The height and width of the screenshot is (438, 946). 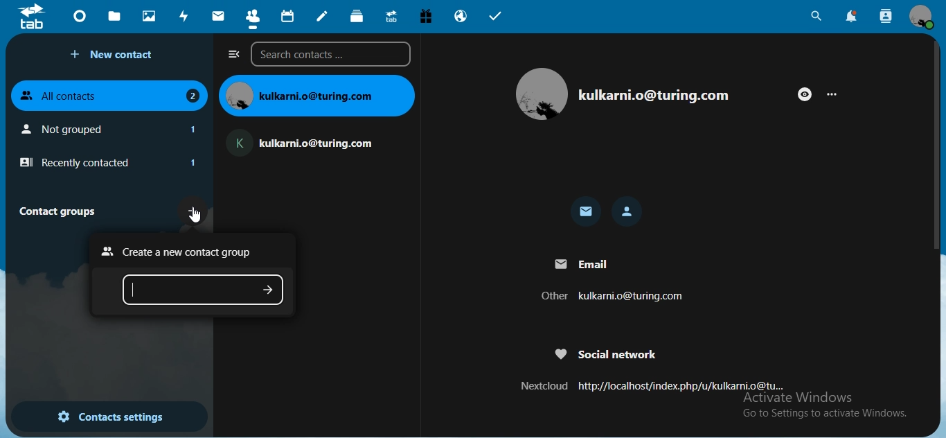 What do you see at coordinates (609, 297) in the screenshot?
I see `Other kulkami.o@turing.com` at bounding box center [609, 297].